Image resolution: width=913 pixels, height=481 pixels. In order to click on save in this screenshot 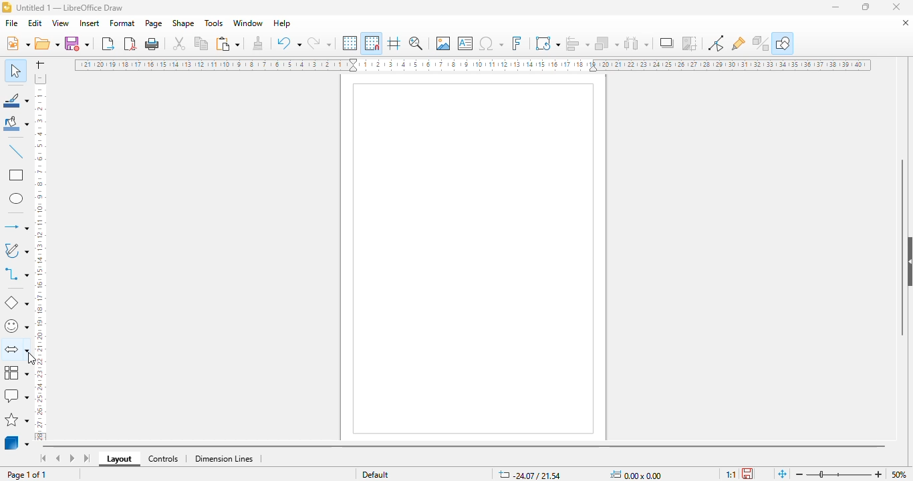, I will do `click(77, 43)`.